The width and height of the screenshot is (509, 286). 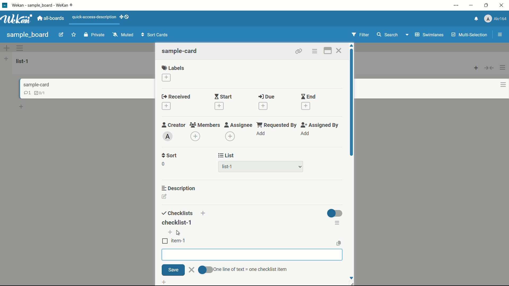 I want to click on menu, so click(x=500, y=34).